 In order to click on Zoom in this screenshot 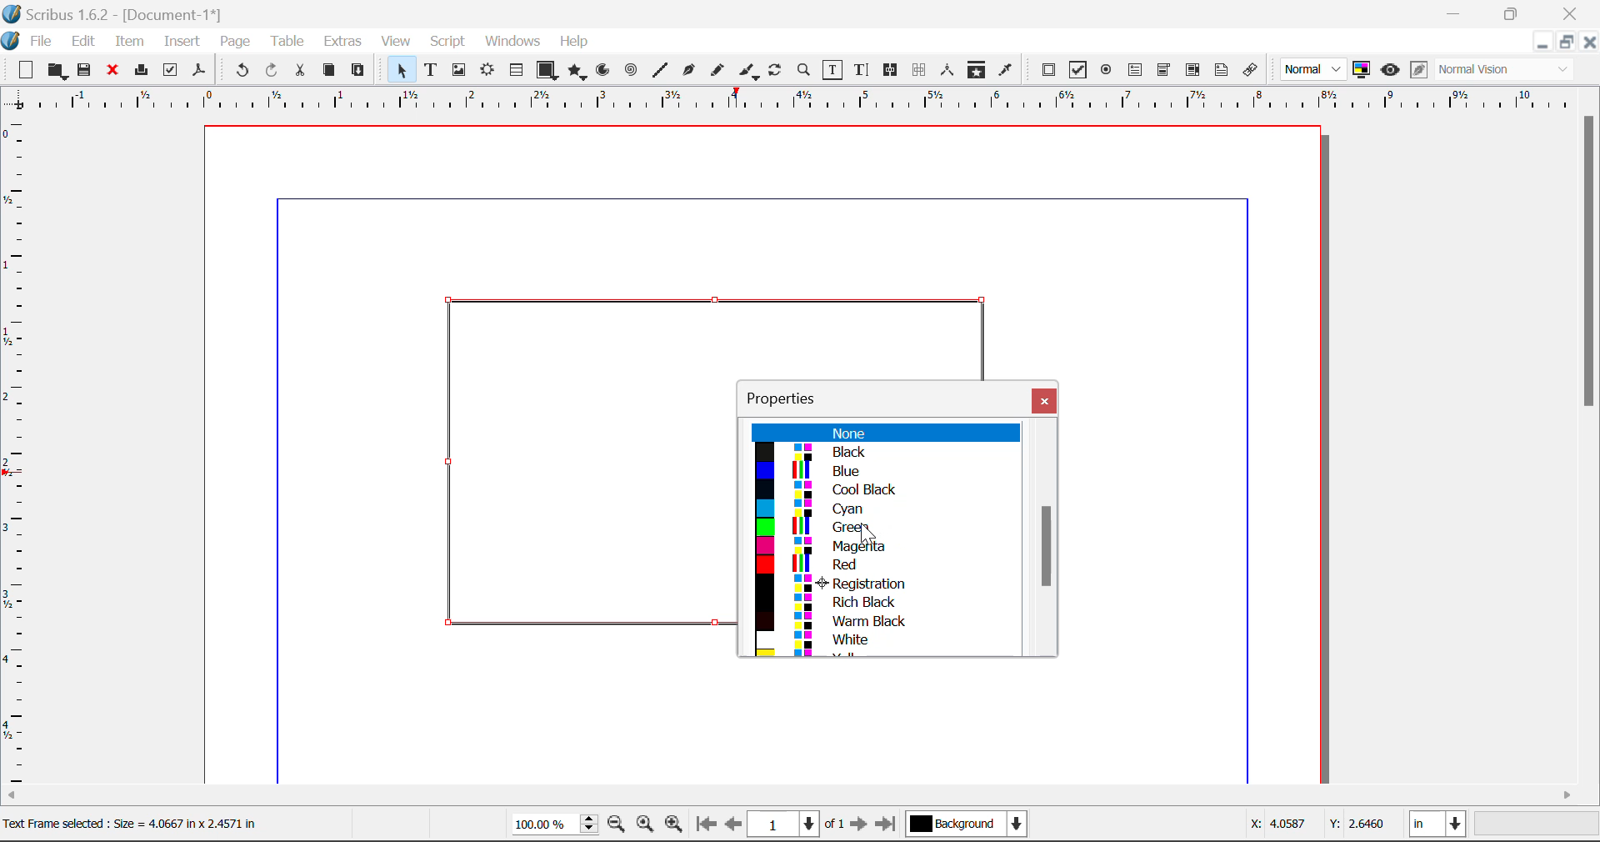, I will do `click(805, 69)`.